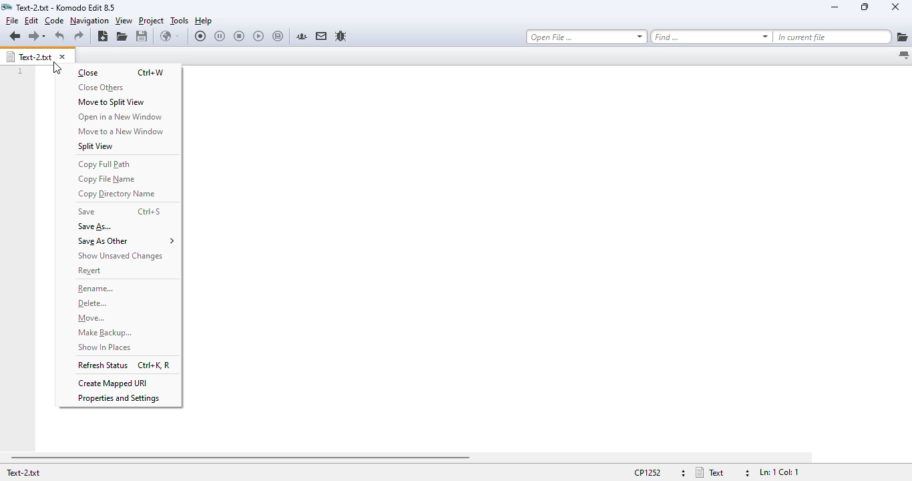  Describe the element at coordinates (97, 289) in the screenshot. I see `rename` at that location.